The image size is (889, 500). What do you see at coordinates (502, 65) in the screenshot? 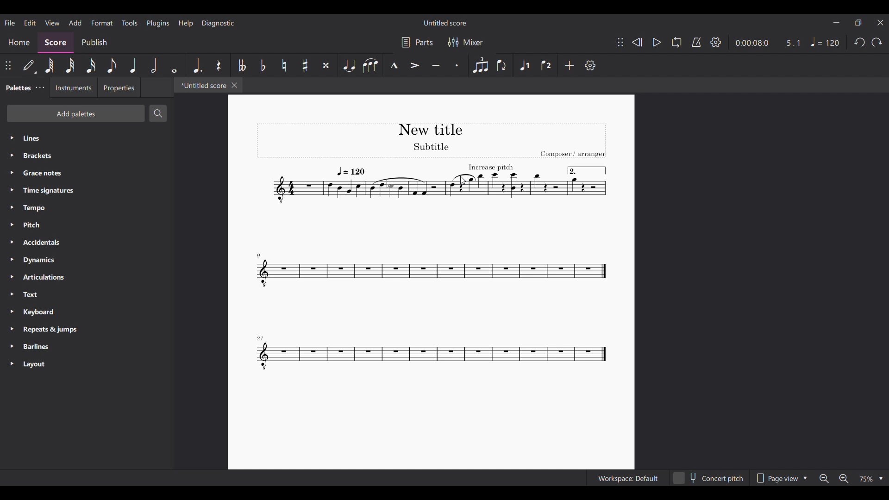
I see `Flip direction` at bounding box center [502, 65].